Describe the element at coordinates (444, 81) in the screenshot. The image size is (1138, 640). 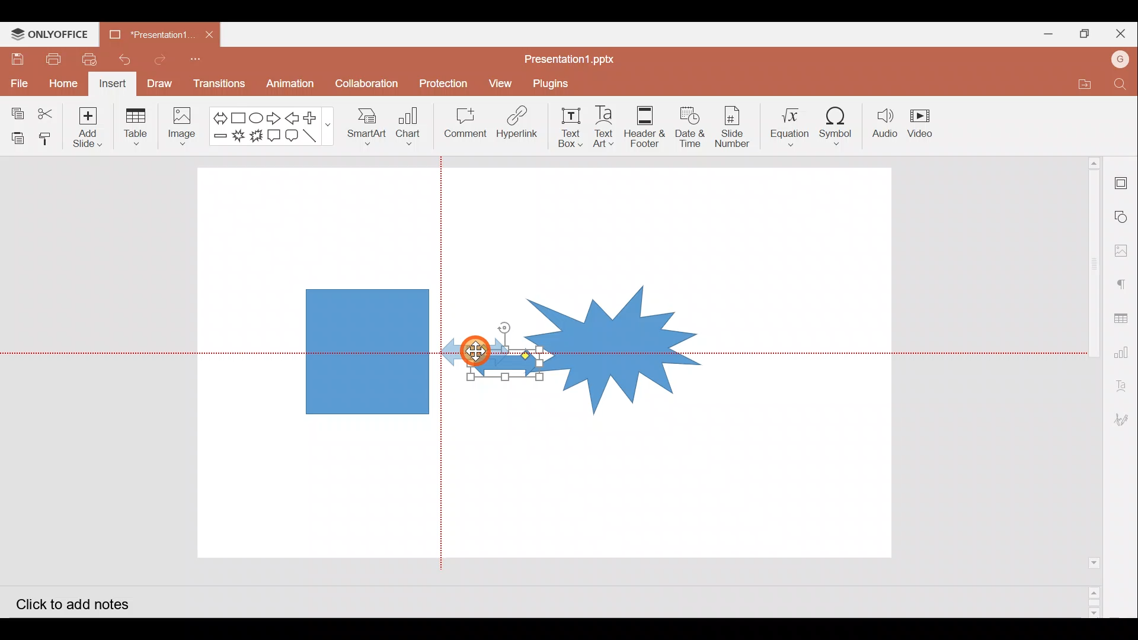
I see `Protection` at that location.